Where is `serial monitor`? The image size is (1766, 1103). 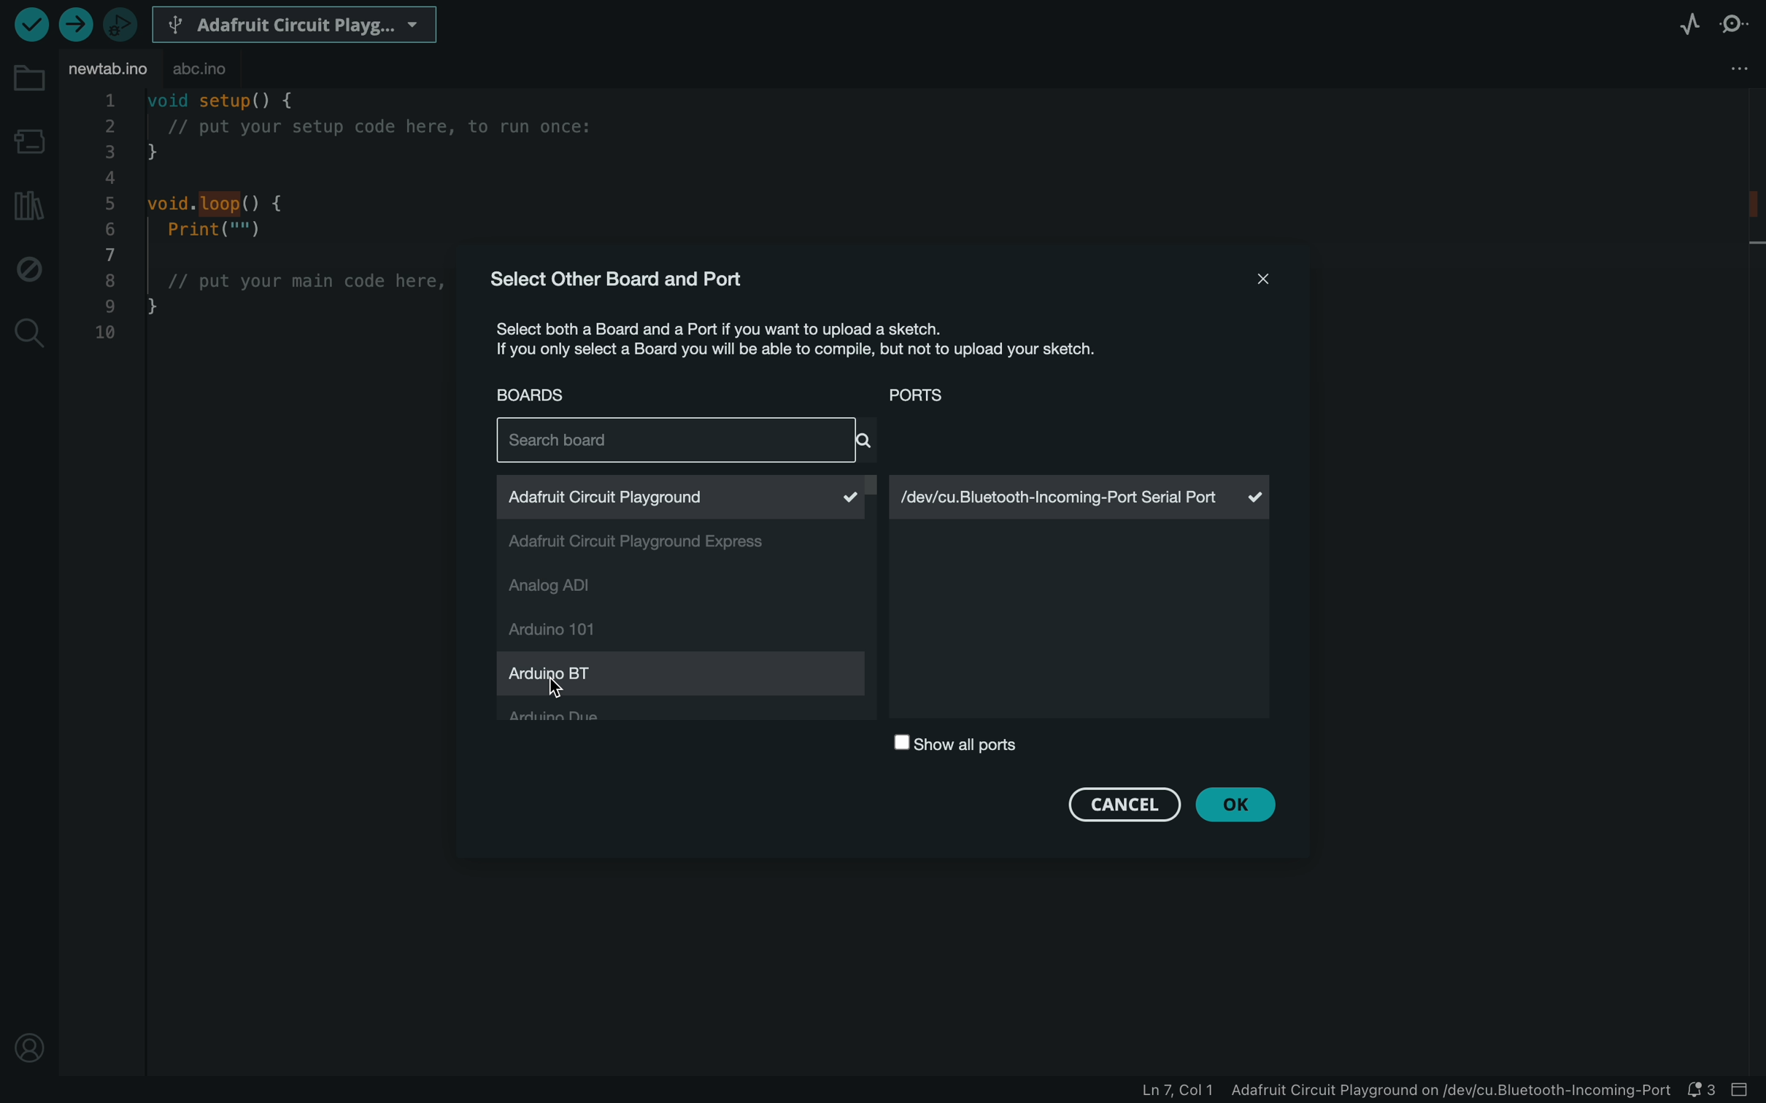
serial monitor is located at coordinates (1740, 27).